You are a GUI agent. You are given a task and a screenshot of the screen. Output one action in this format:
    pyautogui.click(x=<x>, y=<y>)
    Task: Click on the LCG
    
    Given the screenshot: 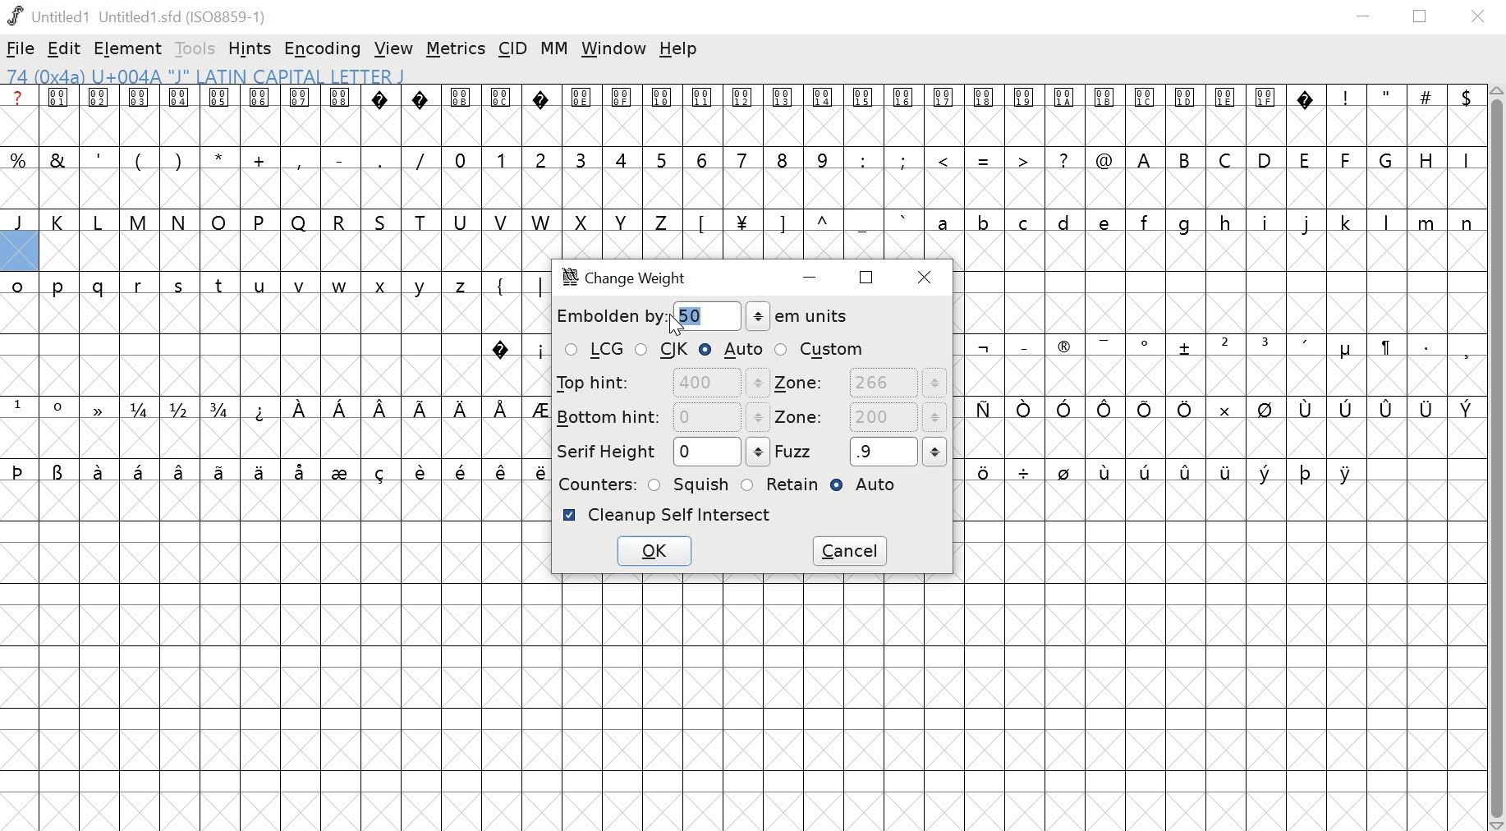 What is the action you would take?
    pyautogui.click(x=593, y=351)
    